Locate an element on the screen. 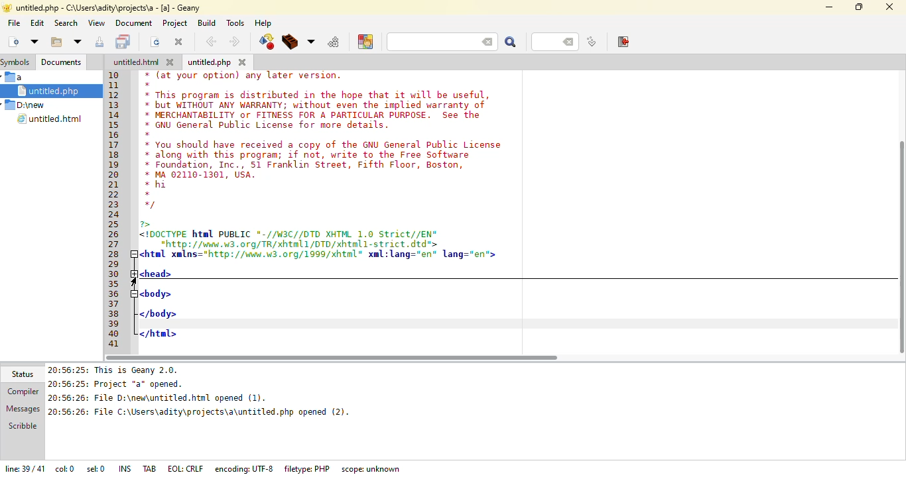 The height and width of the screenshot is (477, 906). eol: crlf is located at coordinates (185, 468).